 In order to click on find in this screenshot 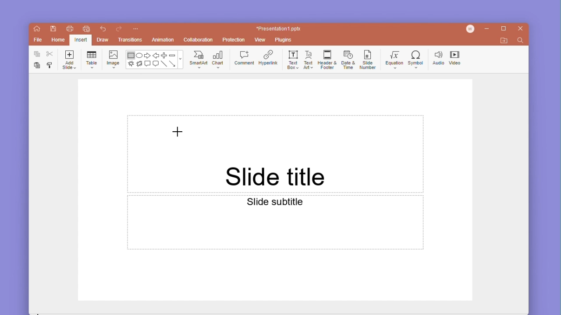, I will do `click(521, 42)`.